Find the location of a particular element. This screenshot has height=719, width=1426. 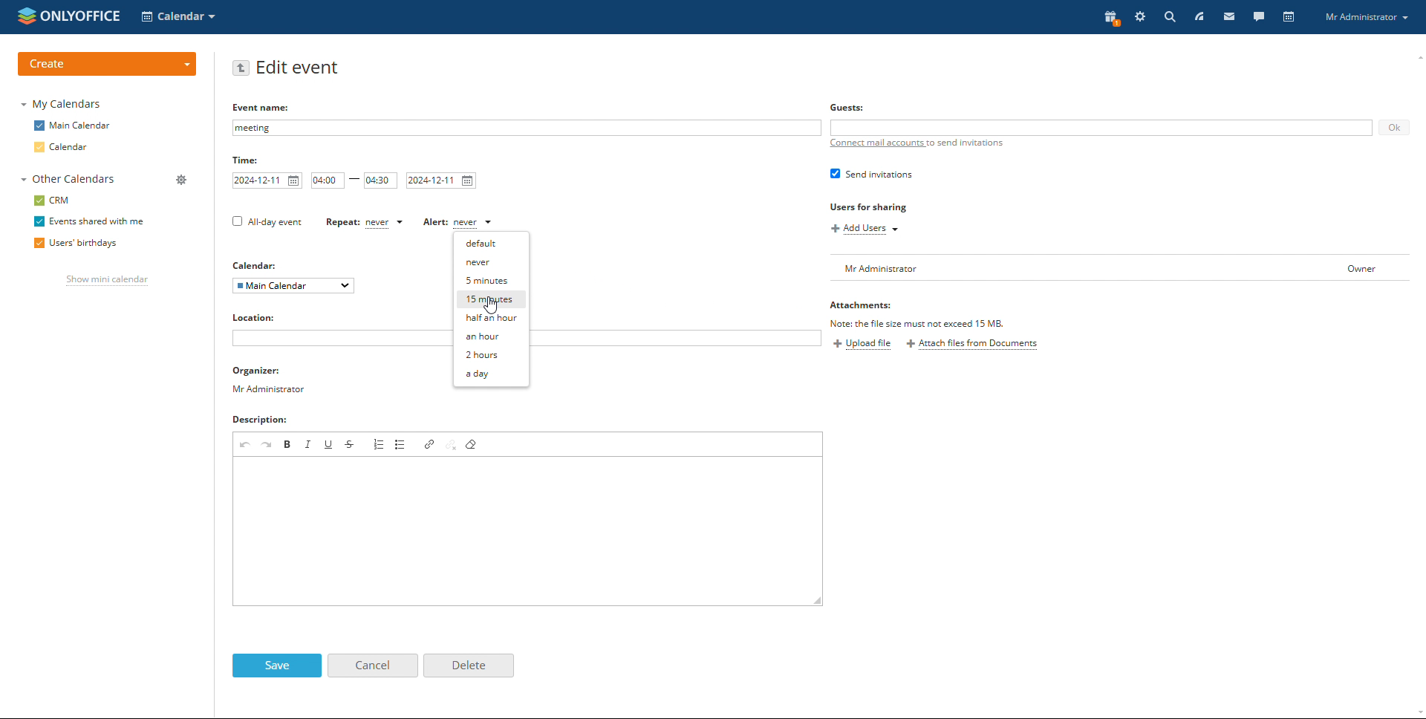

my calendars is located at coordinates (62, 105).